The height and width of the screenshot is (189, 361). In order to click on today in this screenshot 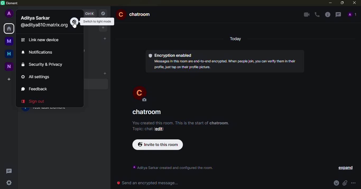, I will do `click(237, 39)`.